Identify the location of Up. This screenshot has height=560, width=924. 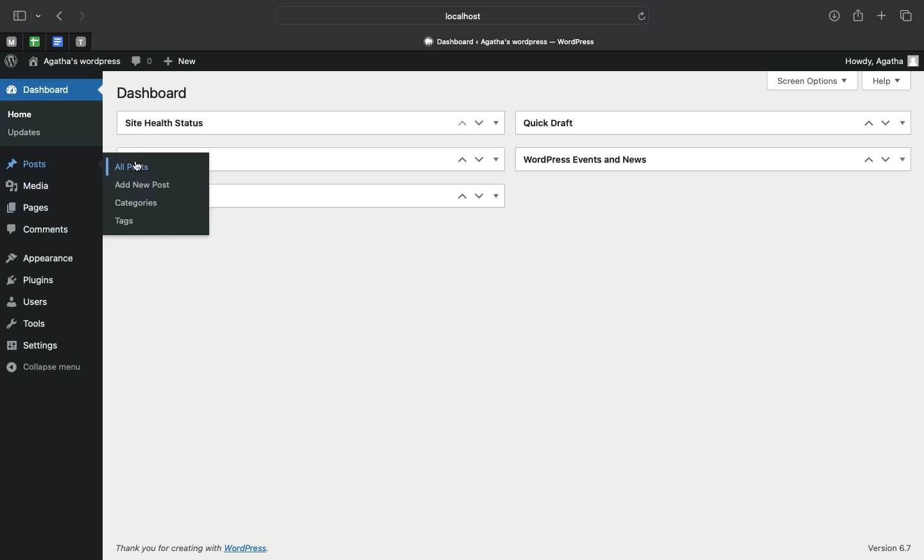
(869, 123).